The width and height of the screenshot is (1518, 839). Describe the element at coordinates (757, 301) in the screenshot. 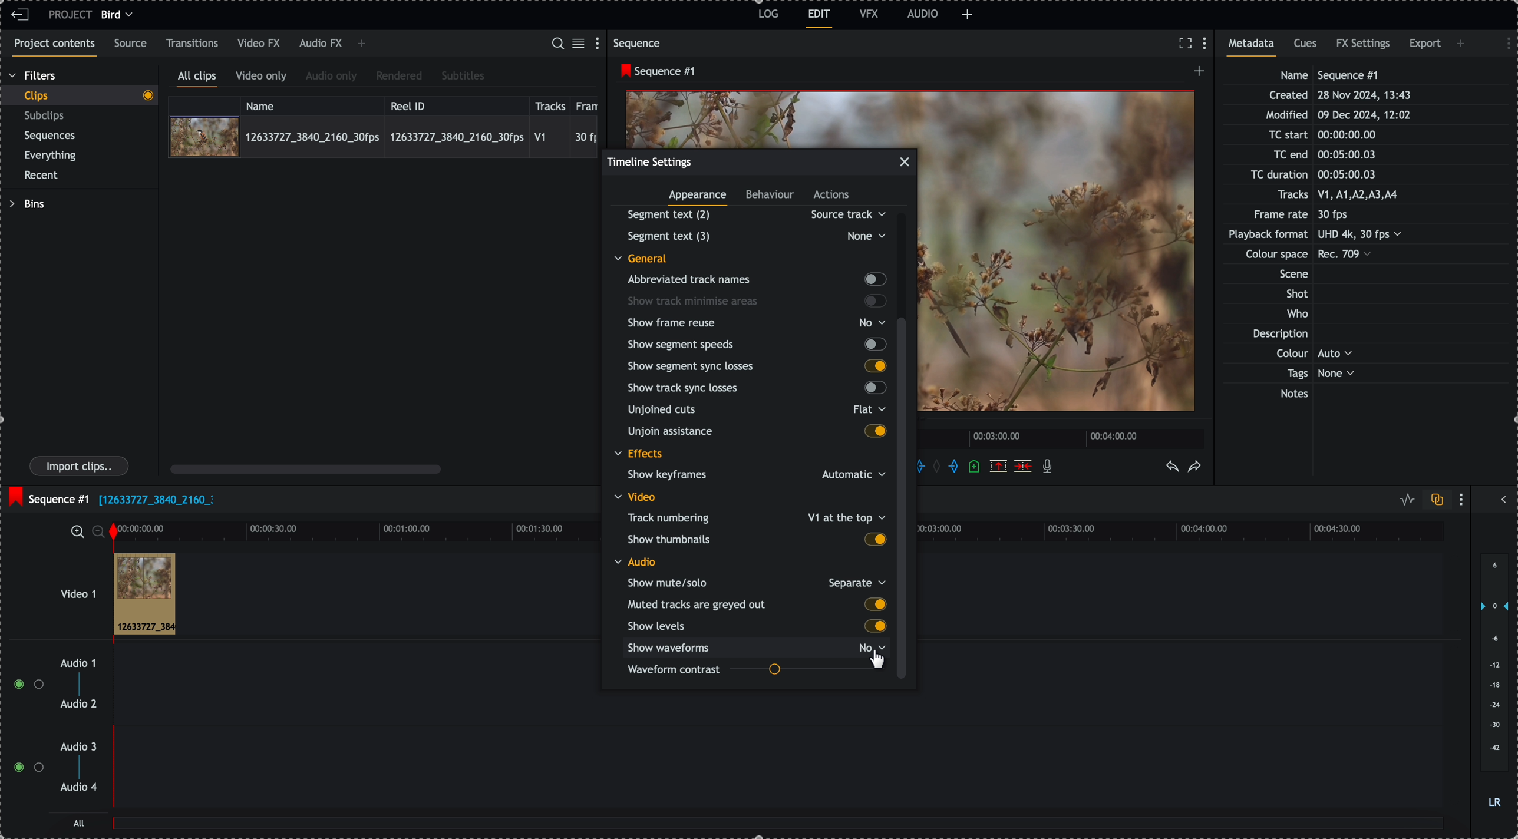

I see `show track minimise areas` at that location.